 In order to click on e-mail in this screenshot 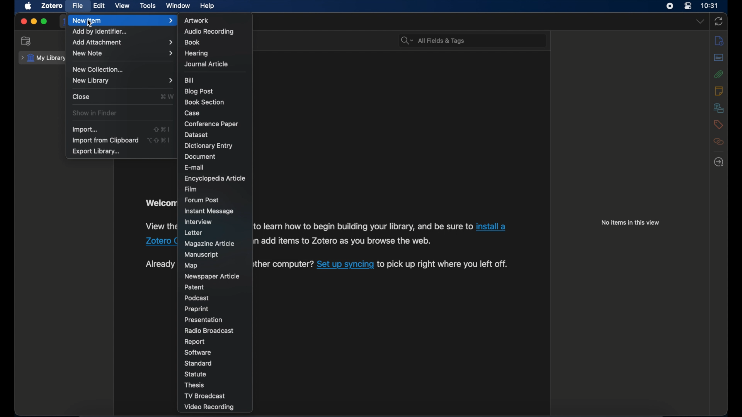, I will do `click(194, 168)`.